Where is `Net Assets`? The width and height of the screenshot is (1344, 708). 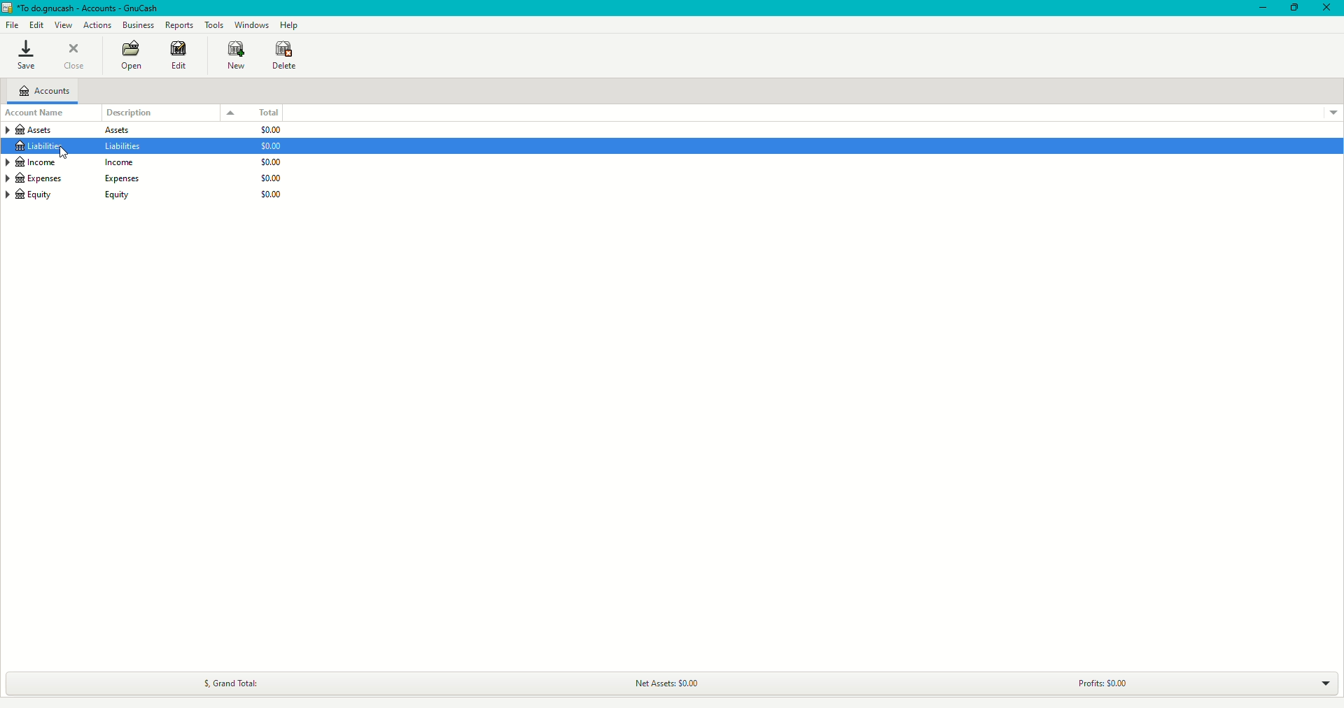 Net Assets is located at coordinates (664, 683).